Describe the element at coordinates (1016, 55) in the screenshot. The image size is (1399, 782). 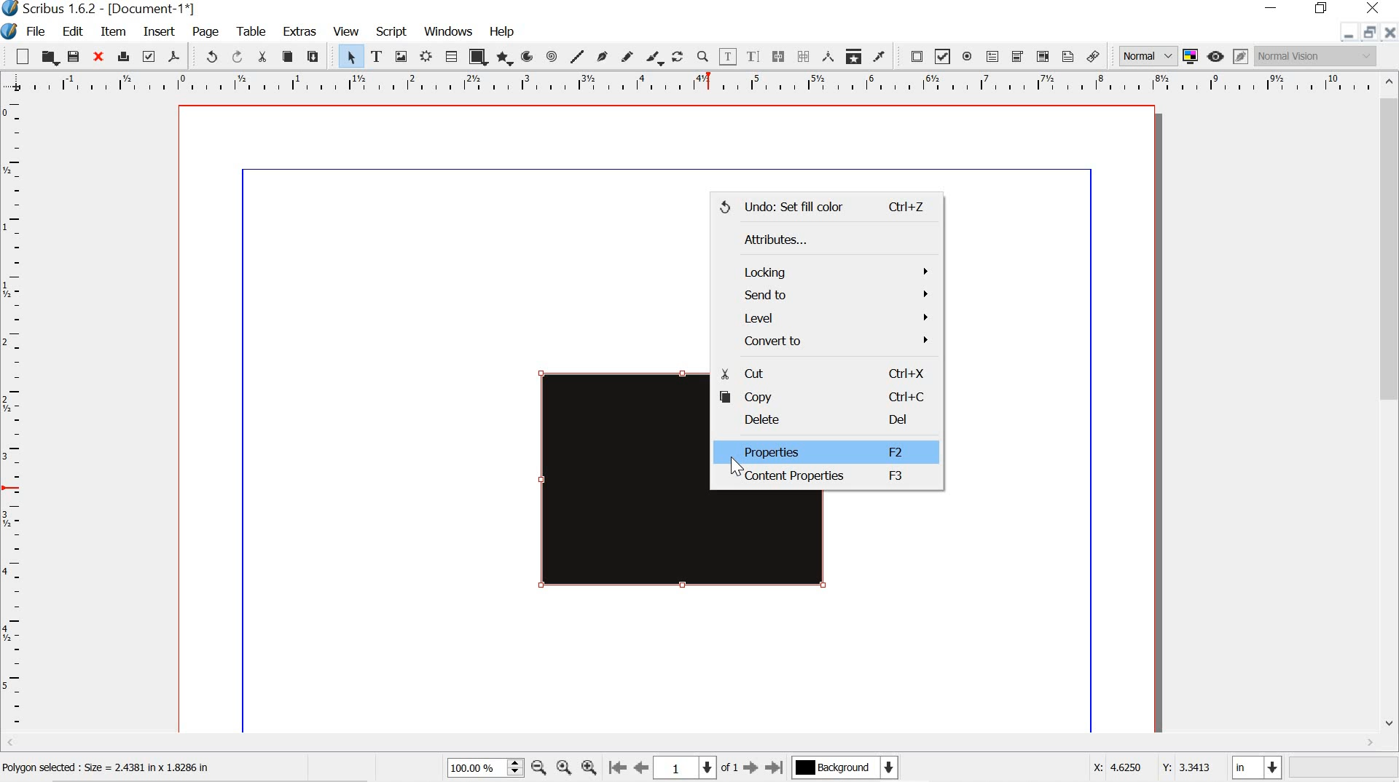
I see `pdf combo box` at that location.